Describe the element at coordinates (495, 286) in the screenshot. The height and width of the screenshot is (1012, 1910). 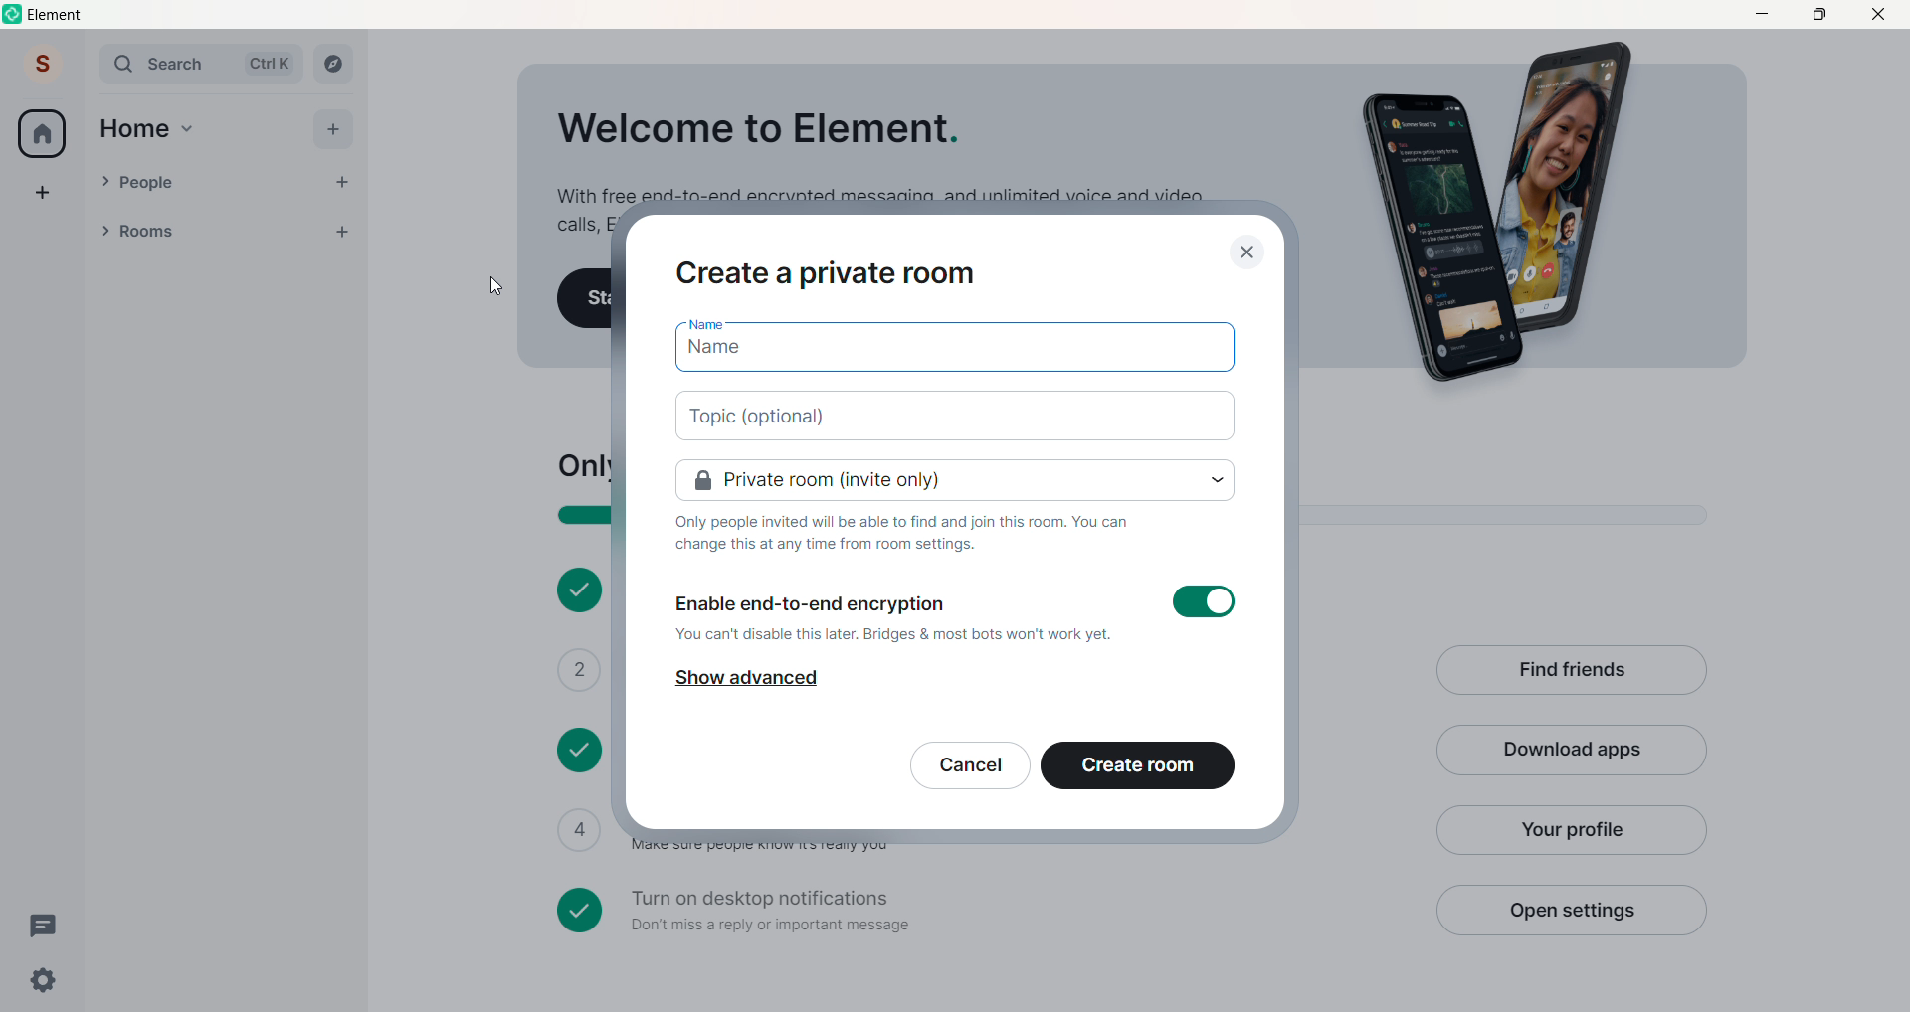
I see `cursor` at that location.